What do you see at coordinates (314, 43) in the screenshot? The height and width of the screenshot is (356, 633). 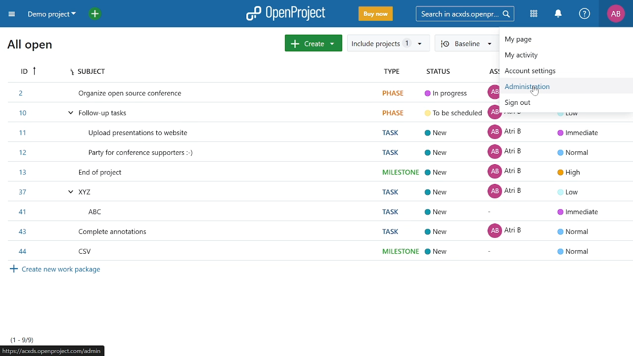 I see `Create` at bounding box center [314, 43].